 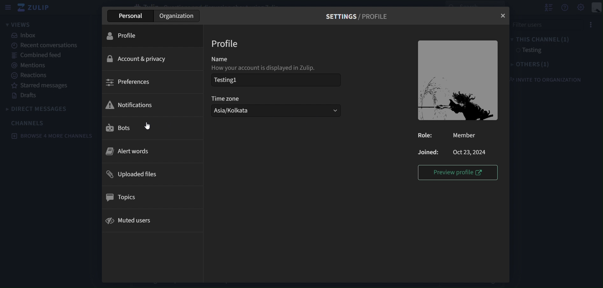 What do you see at coordinates (554, 24) in the screenshot?
I see `filter users` at bounding box center [554, 24].